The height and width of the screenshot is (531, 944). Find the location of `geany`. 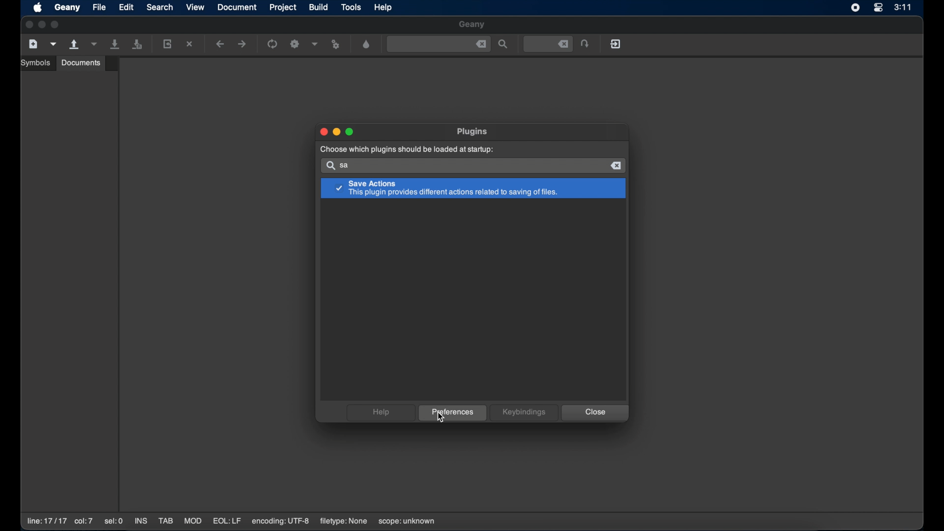

geany is located at coordinates (67, 8).